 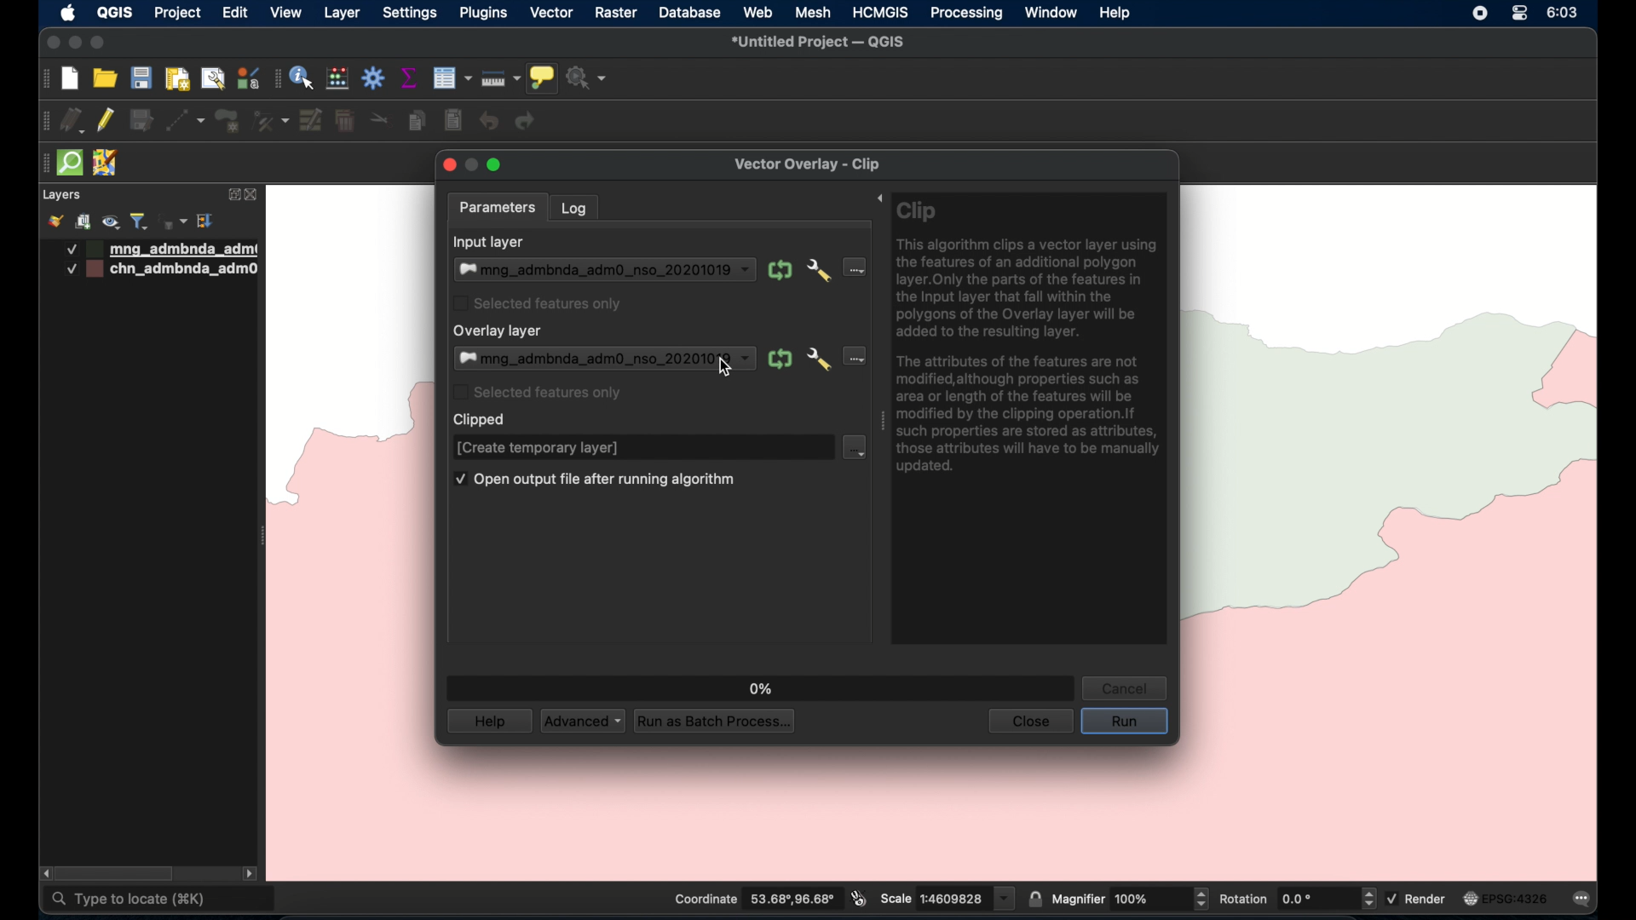 I want to click on modify attributes, so click(x=312, y=121).